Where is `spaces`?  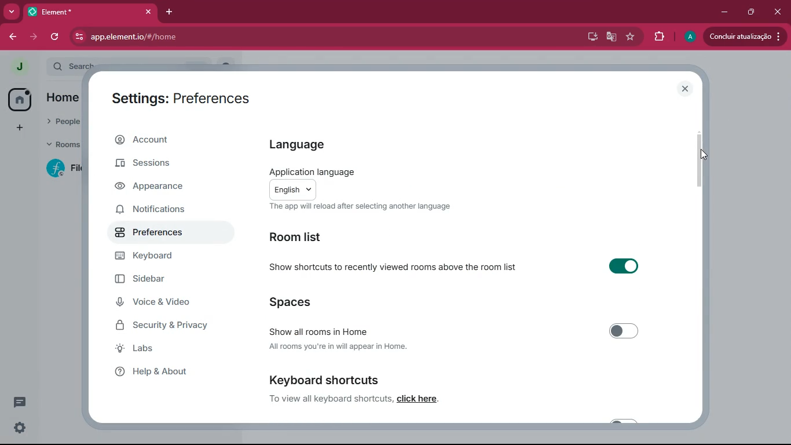
spaces is located at coordinates (303, 304).